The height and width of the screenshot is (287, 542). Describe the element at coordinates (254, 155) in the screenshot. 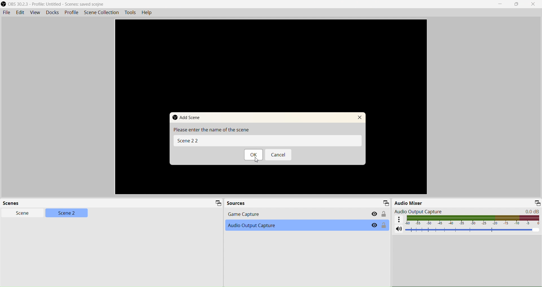

I see `OK` at that location.